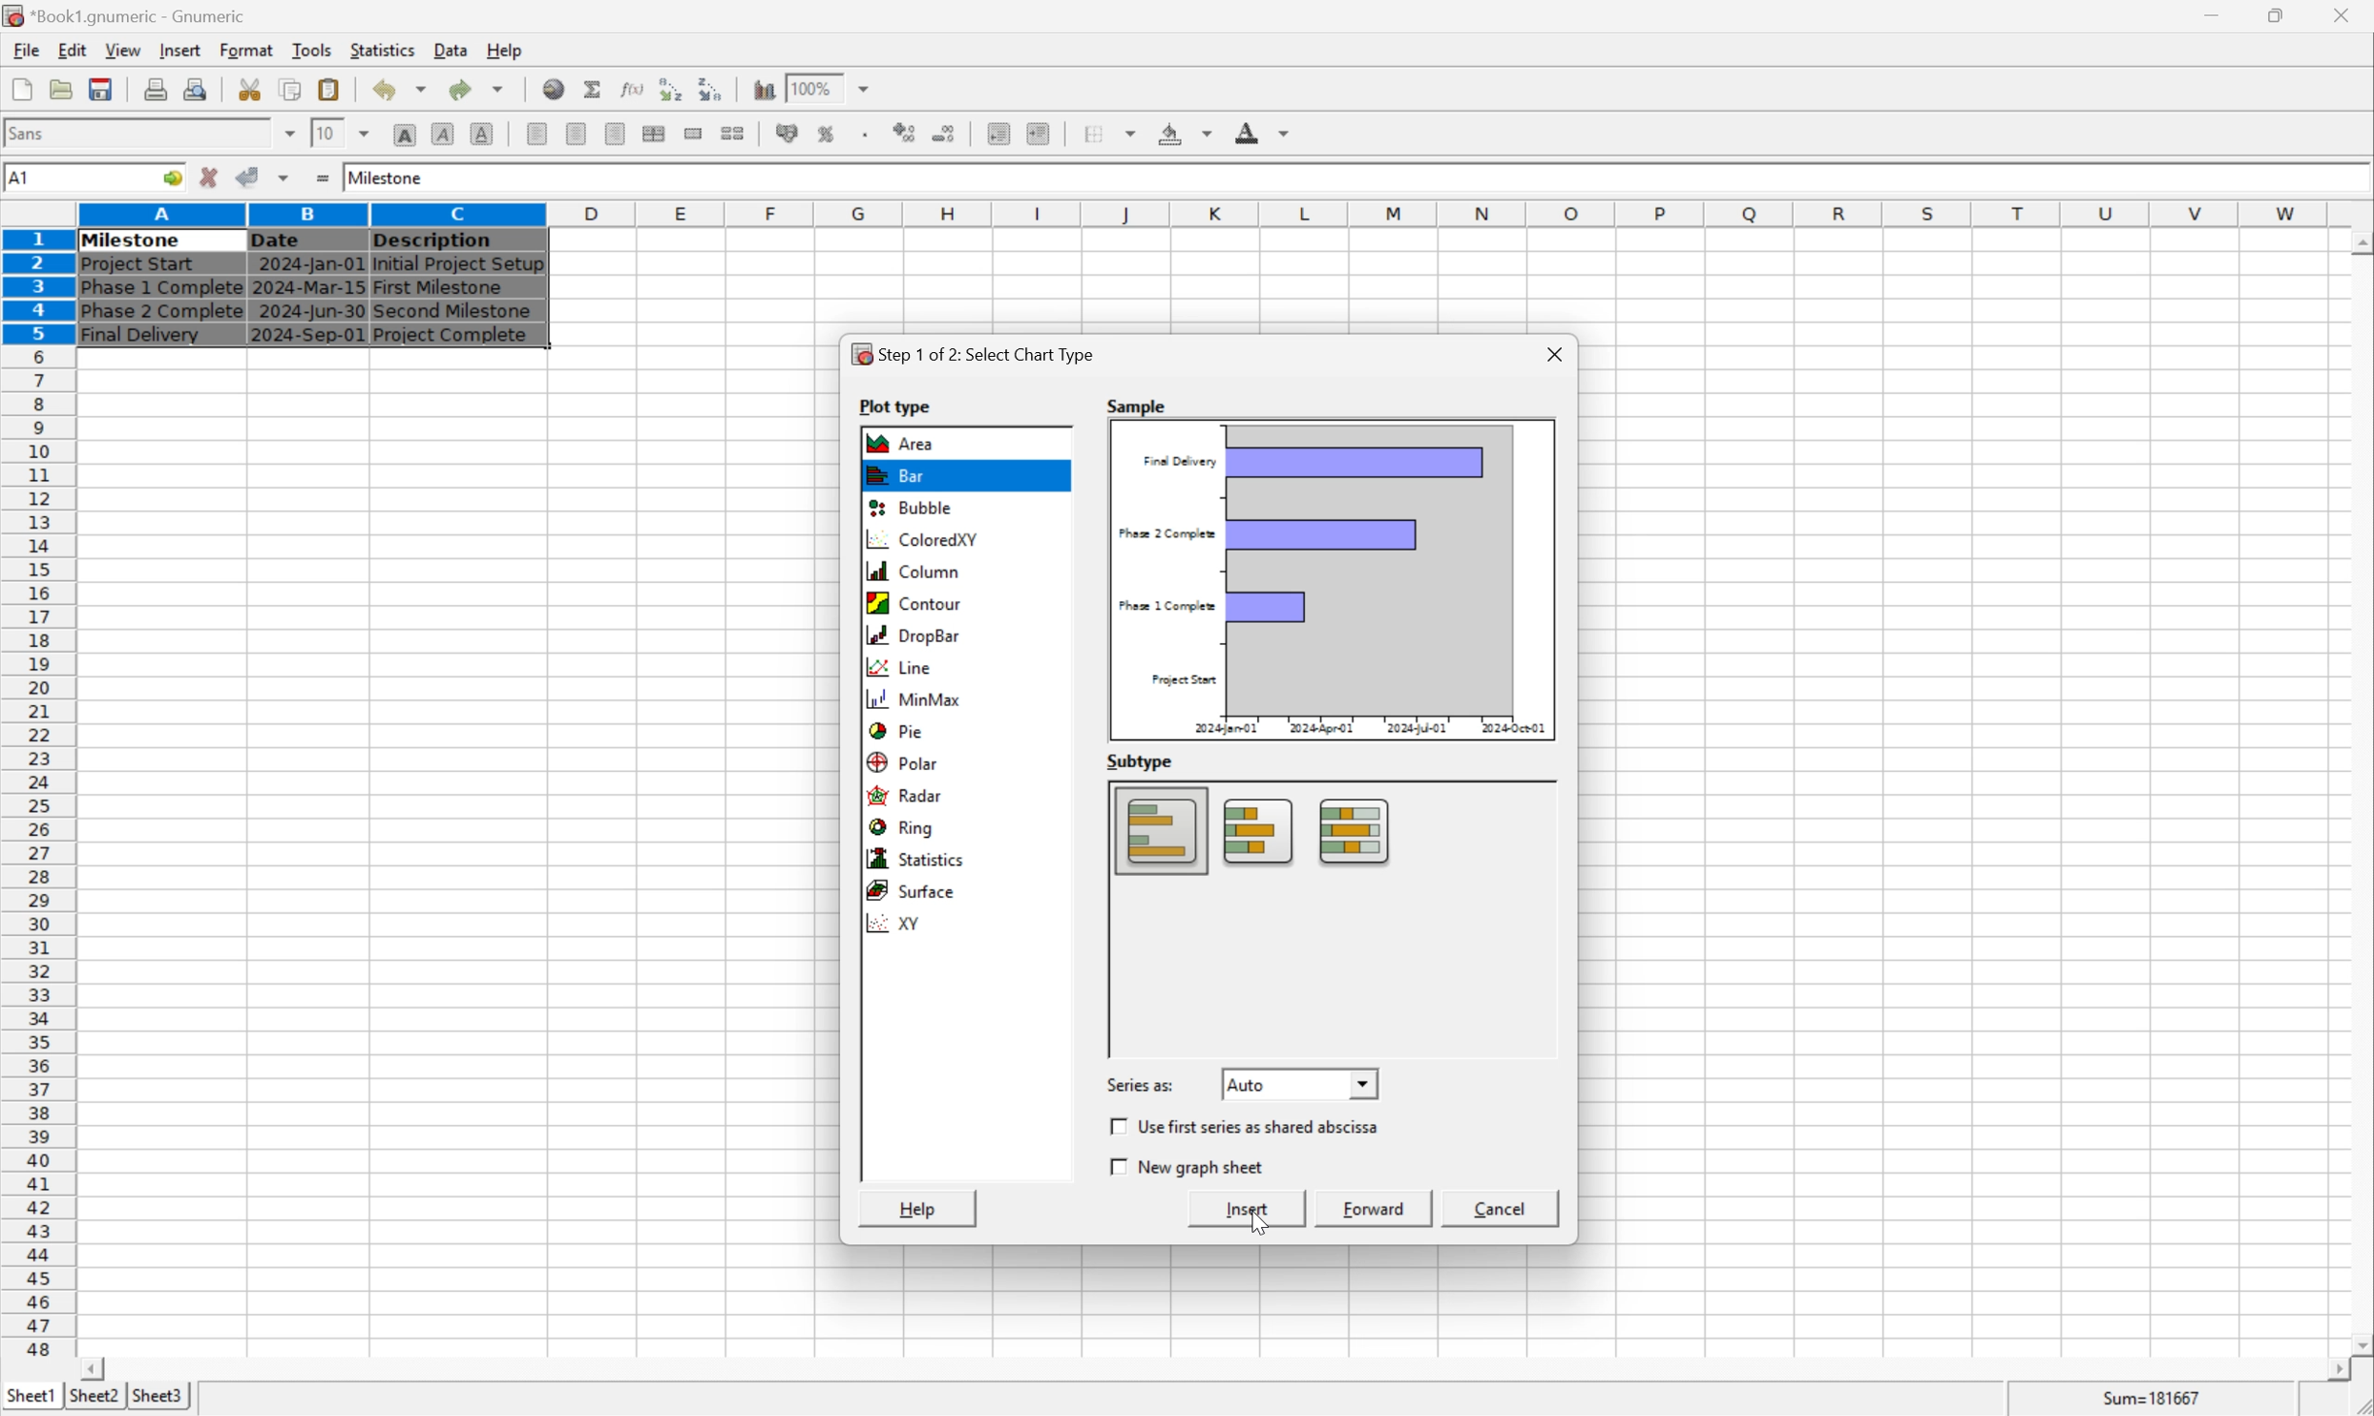  I want to click on decrease indent, so click(998, 135).